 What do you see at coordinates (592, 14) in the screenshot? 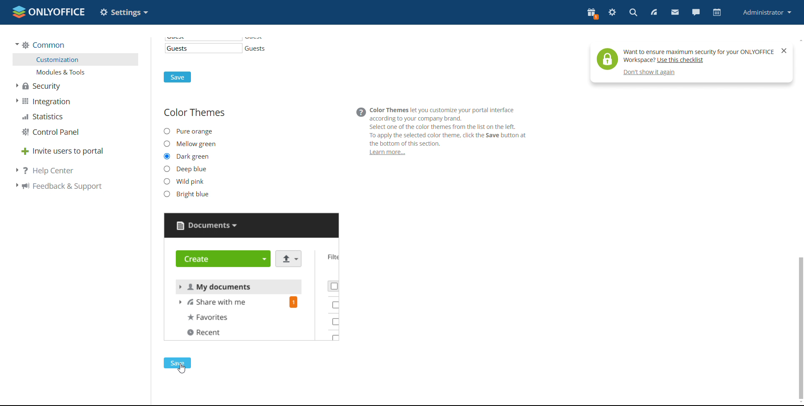
I see `present` at bounding box center [592, 14].